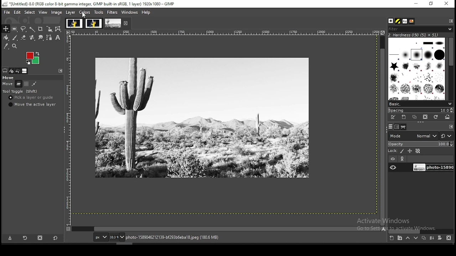 The height and width of the screenshot is (256, 456). What do you see at coordinates (57, 12) in the screenshot?
I see `image` at bounding box center [57, 12].